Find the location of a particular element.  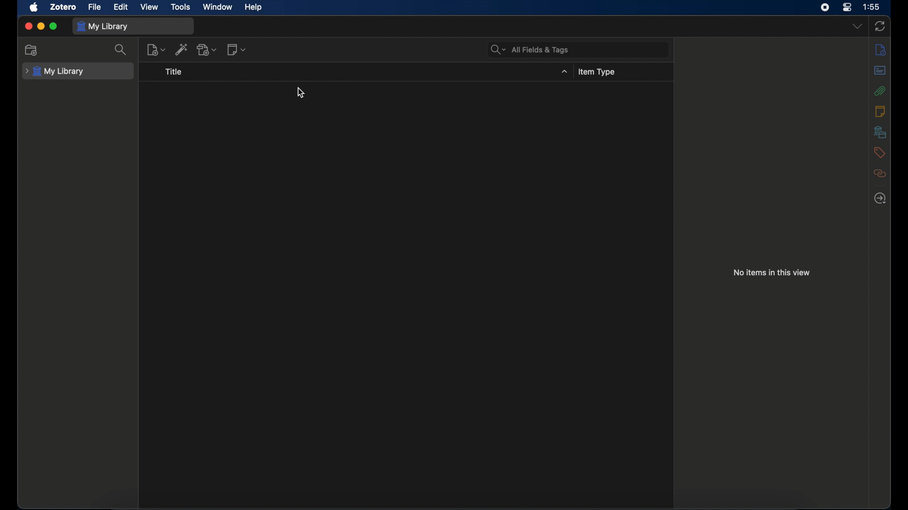

help is located at coordinates (253, 8).